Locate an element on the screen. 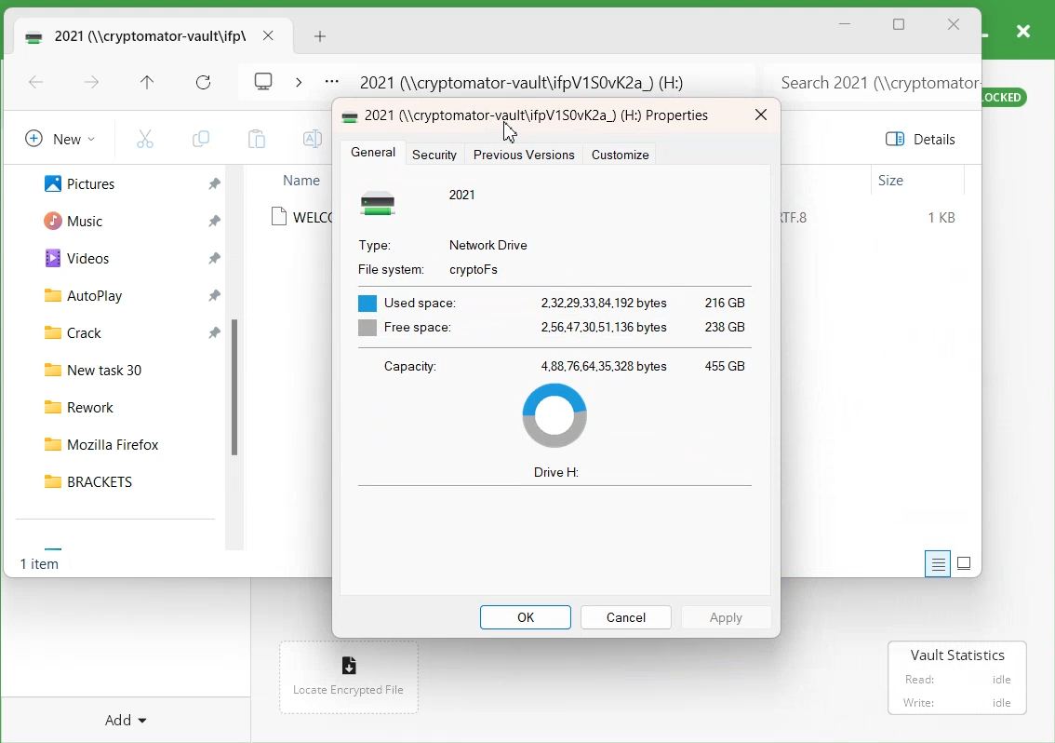 The height and width of the screenshot is (743, 1055). Piechart is located at coordinates (554, 415).